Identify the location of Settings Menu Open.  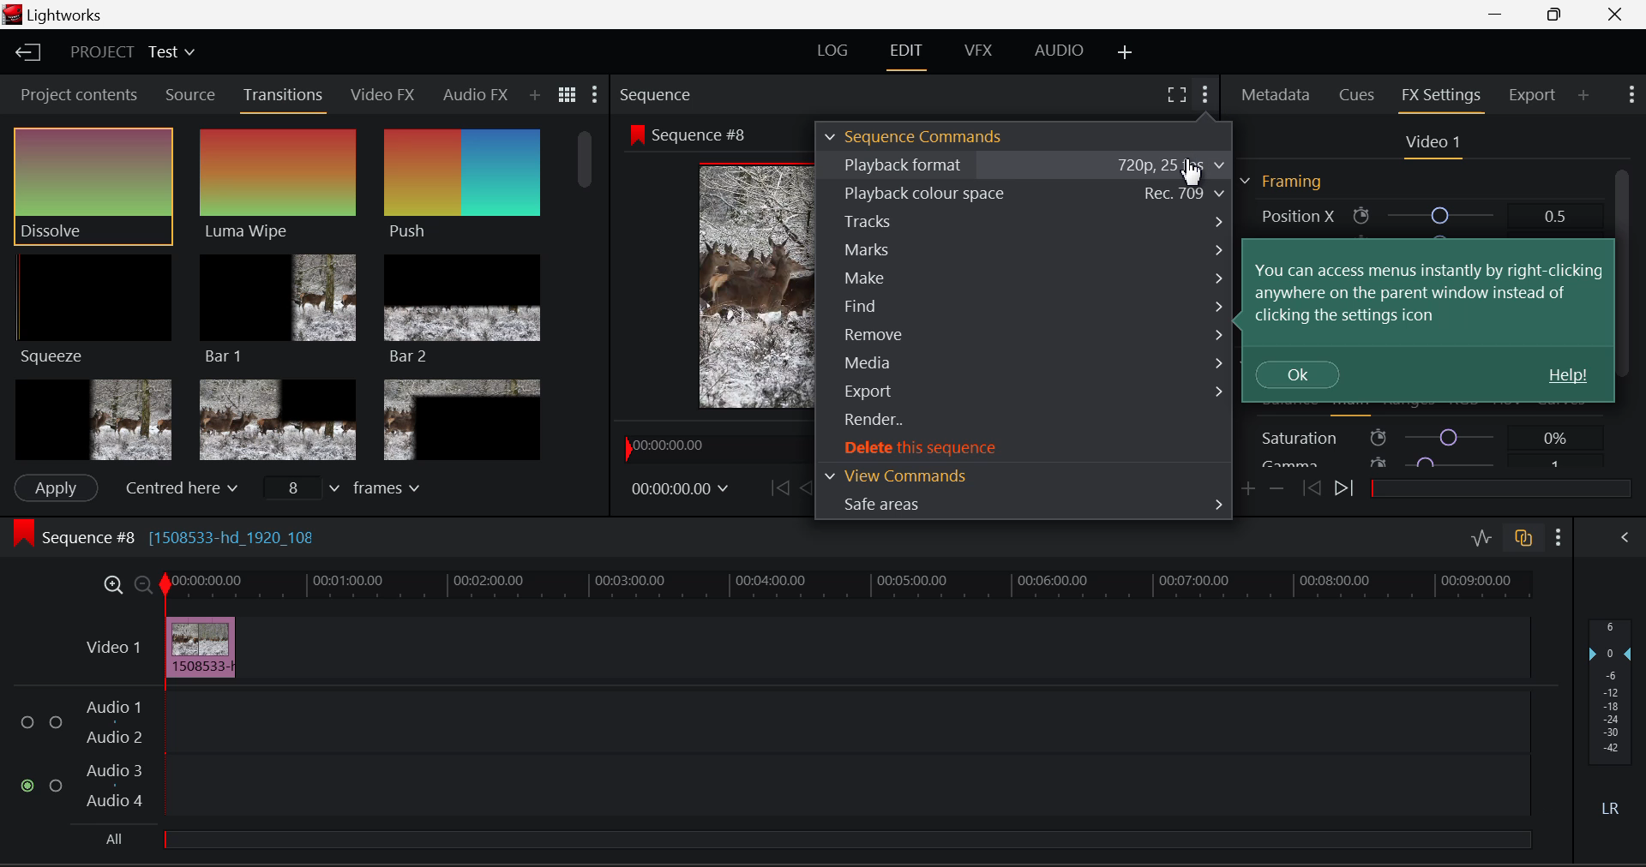
(1204, 92).